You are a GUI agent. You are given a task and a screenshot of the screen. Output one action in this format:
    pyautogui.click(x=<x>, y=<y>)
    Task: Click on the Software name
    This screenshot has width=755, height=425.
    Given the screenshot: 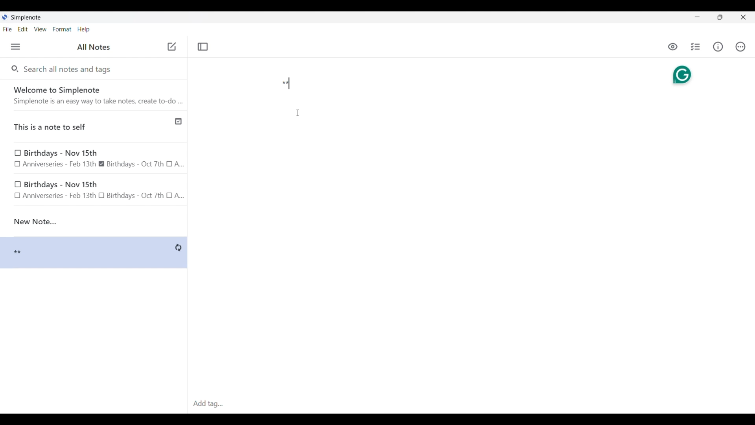 What is the action you would take?
    pyautogui.click(x=27, y=18)
    